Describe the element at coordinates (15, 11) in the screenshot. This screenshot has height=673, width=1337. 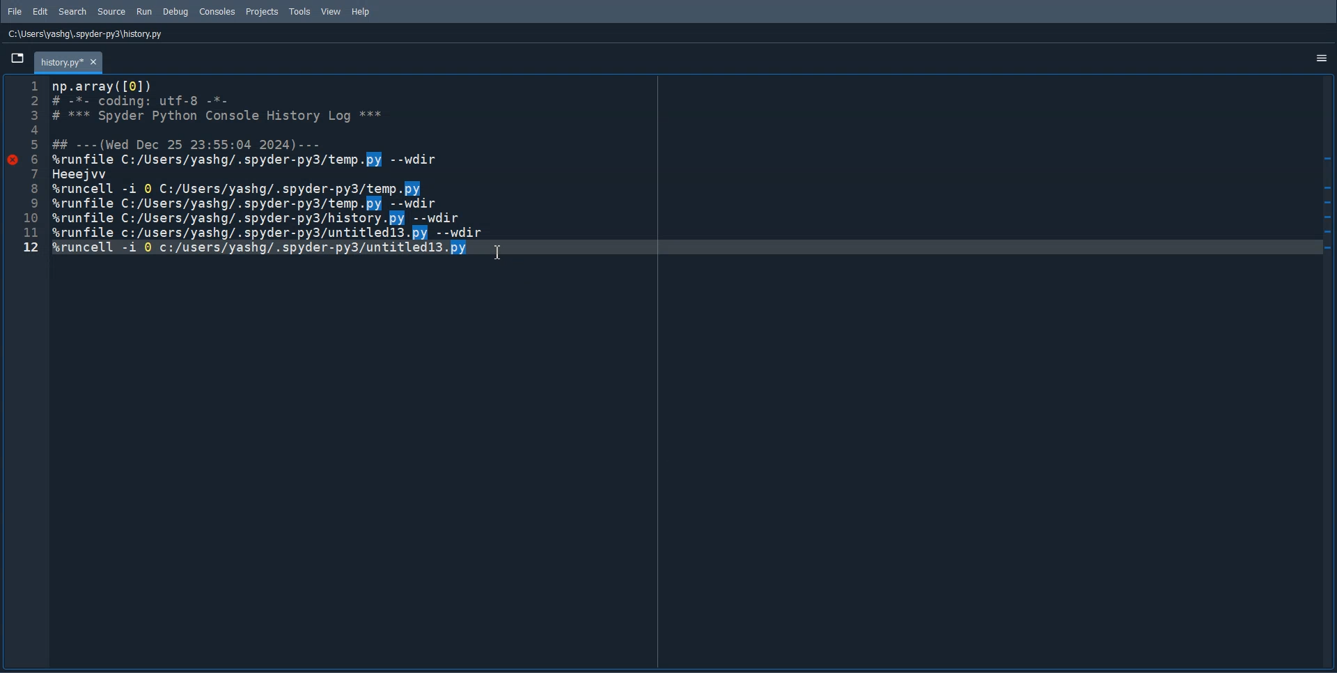
I see `File` at that location.